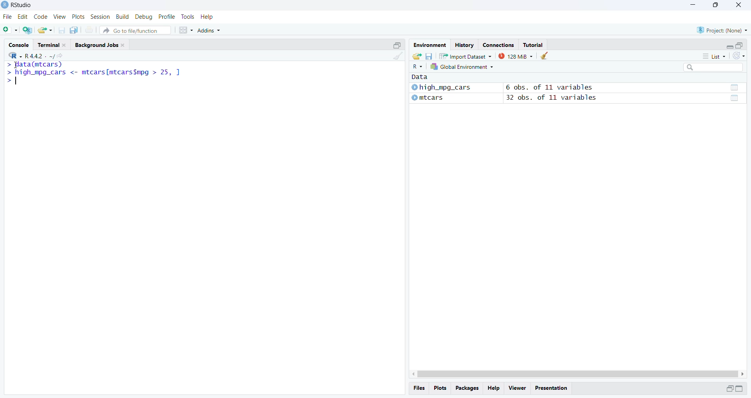  What do you see at coordinates (397, 45) in the screenshot?
I see `minimize` at bounding box center [397, 45].